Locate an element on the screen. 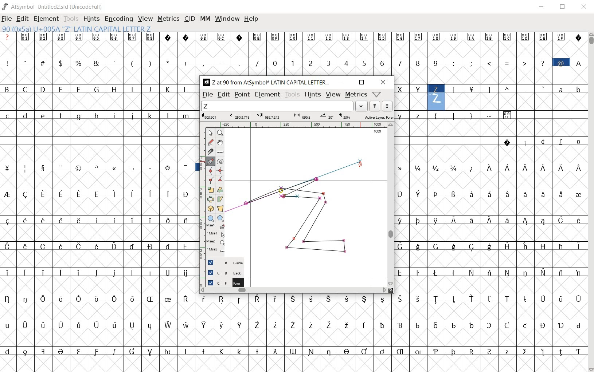 The width and height of the screenshot is (594, 372). cut splines in two is located at coordinates (208, 152).